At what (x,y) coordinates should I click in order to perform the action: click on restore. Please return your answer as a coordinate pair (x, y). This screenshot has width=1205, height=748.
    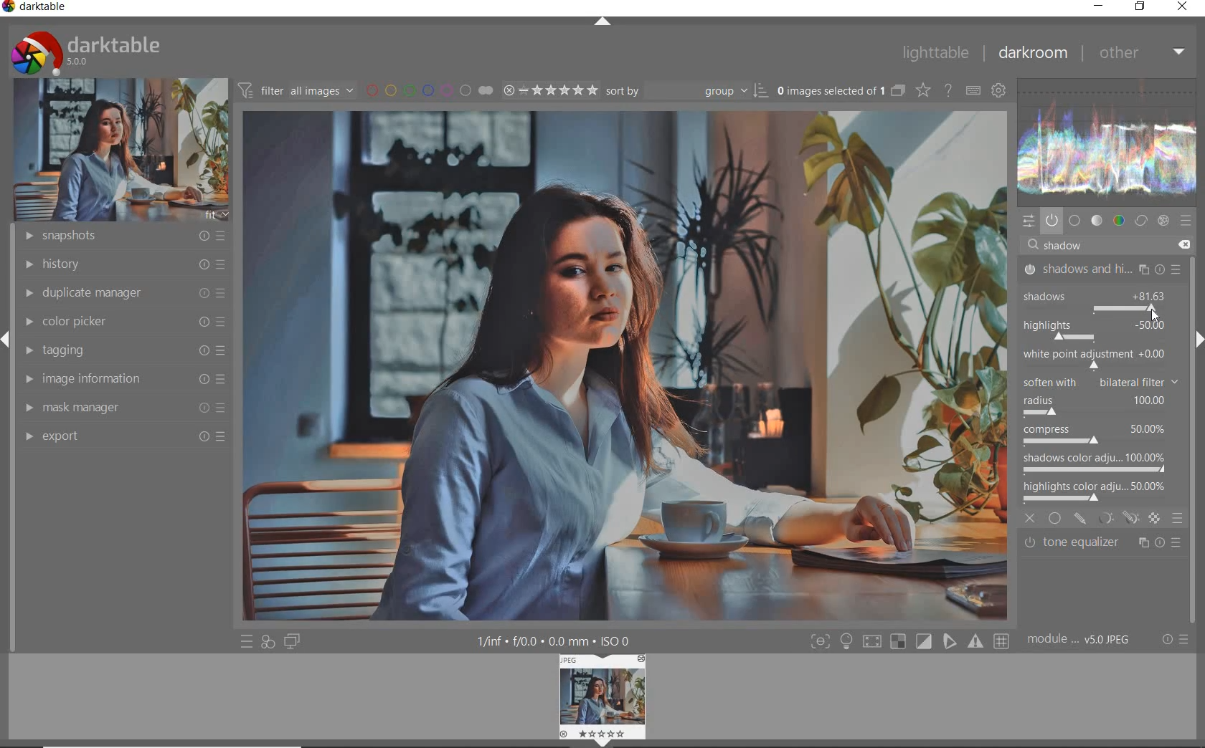
    Looking at the image, I should click on (1142, 7).